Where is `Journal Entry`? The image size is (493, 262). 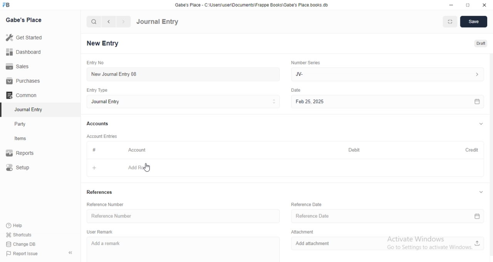 Journal Entry is located at coordinates (27, 109).